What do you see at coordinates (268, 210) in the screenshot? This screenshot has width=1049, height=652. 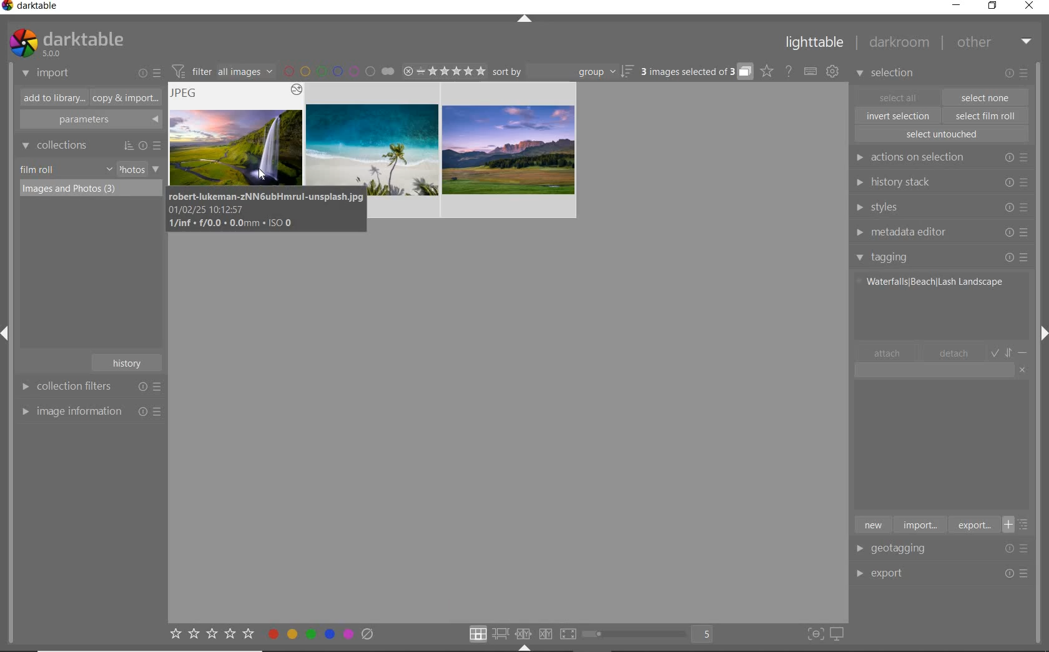 I see `robert-lukeman-znn6ubHmrul-unsplash.jpg 01/02/25 10:12:57 1/inf*f/0.0 mm*ISO 0` at bounding box center [268, 210].